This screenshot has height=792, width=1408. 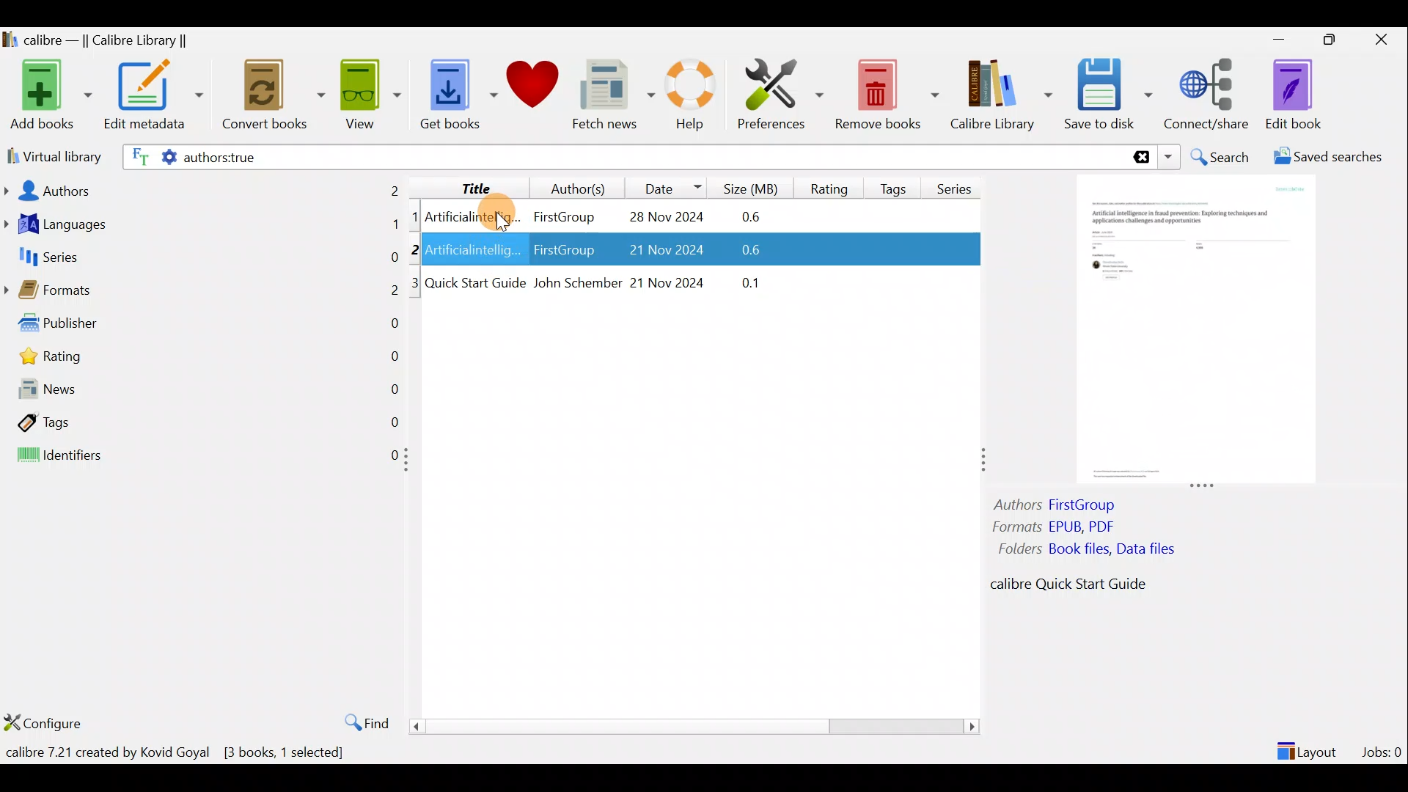 I want to click on Configure, so click(x=47, y=722).